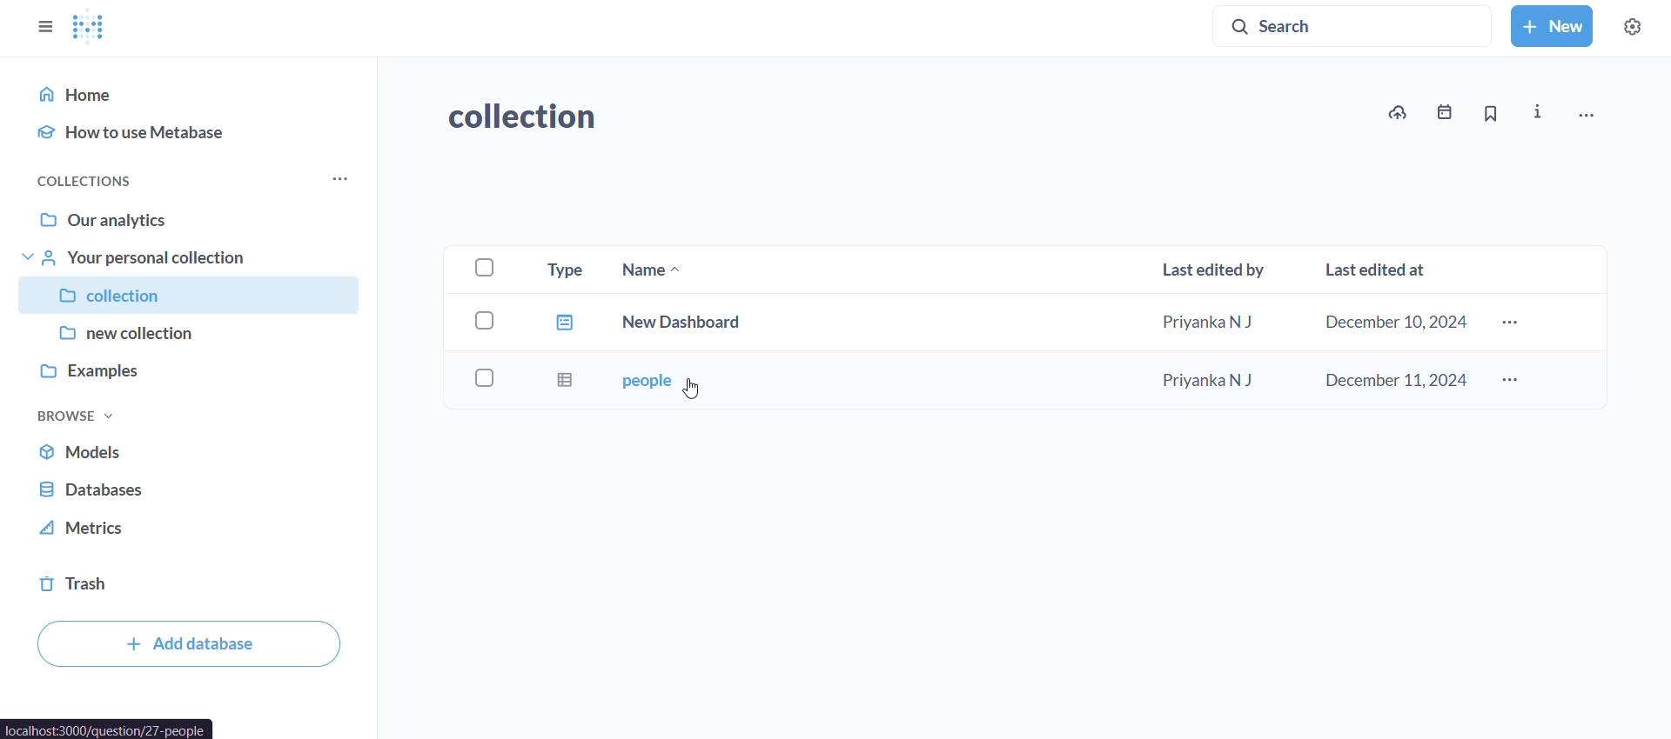 This screenshot has height=739, width=1671. I want to click on add database, so click(186, 645).